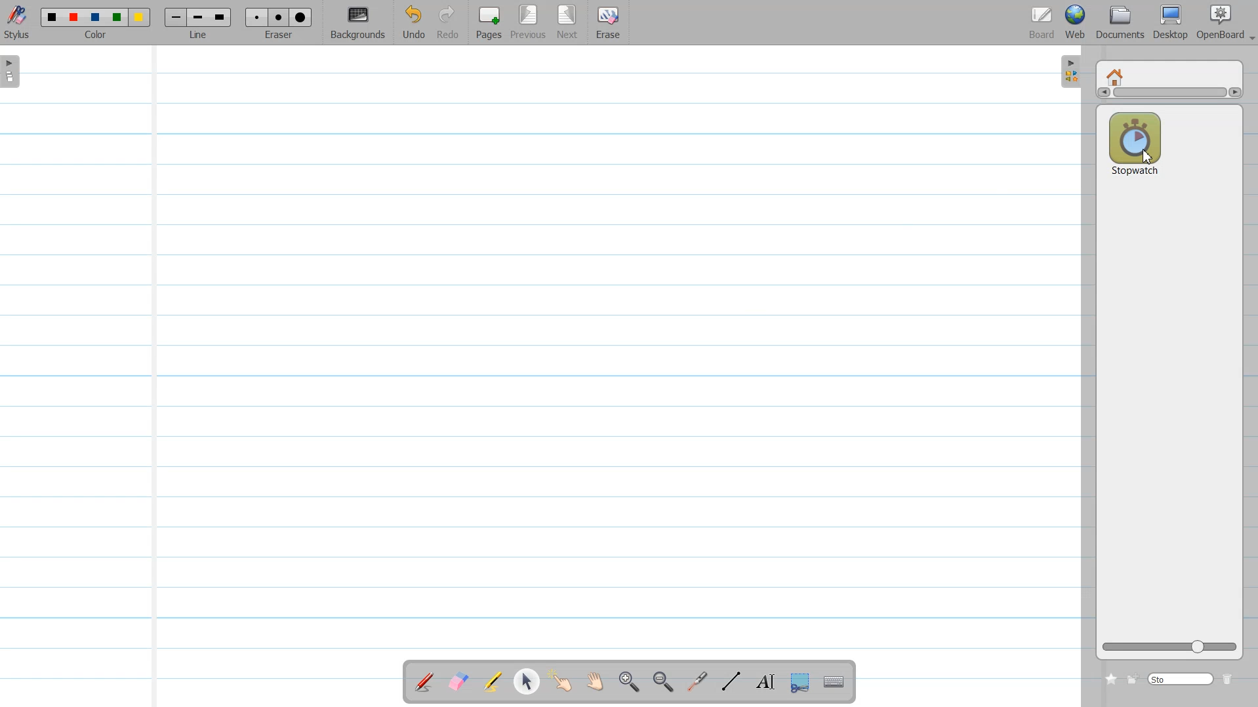  Describe the element at coordinates (1169, 94) in the screenshot. I see `Vertical scroll bar` at that location.